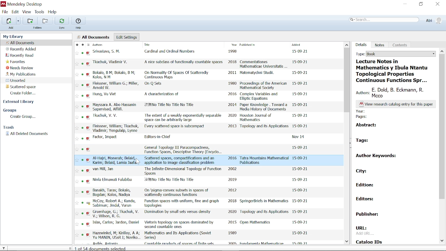 The height and width of the screenshot is (251, 446). I want to click on 1989, so click(232, 233).